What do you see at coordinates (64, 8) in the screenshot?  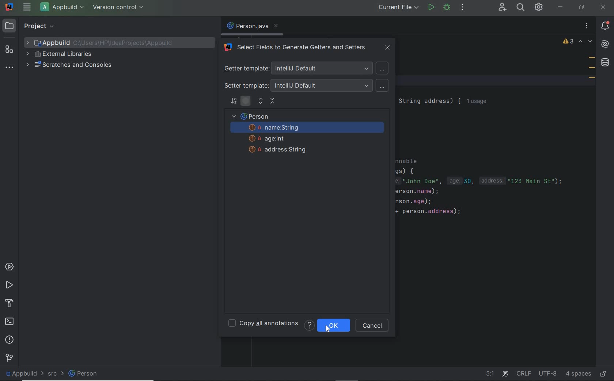 I see `project file name` at bounding box center [64, 8].